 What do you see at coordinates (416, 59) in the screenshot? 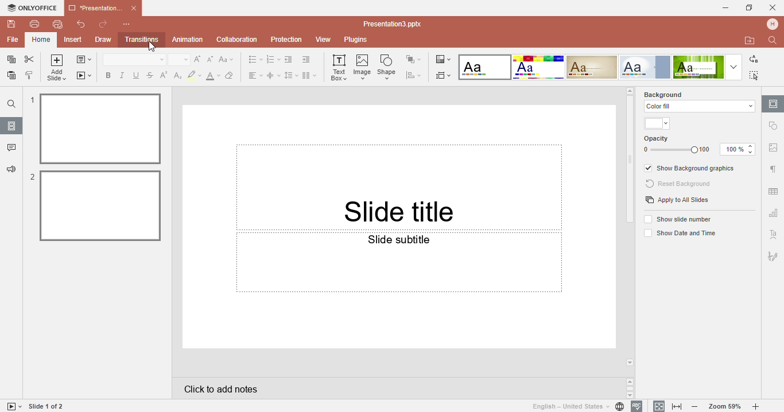
I see `Arrange shape` at bounding box center [416, 59].